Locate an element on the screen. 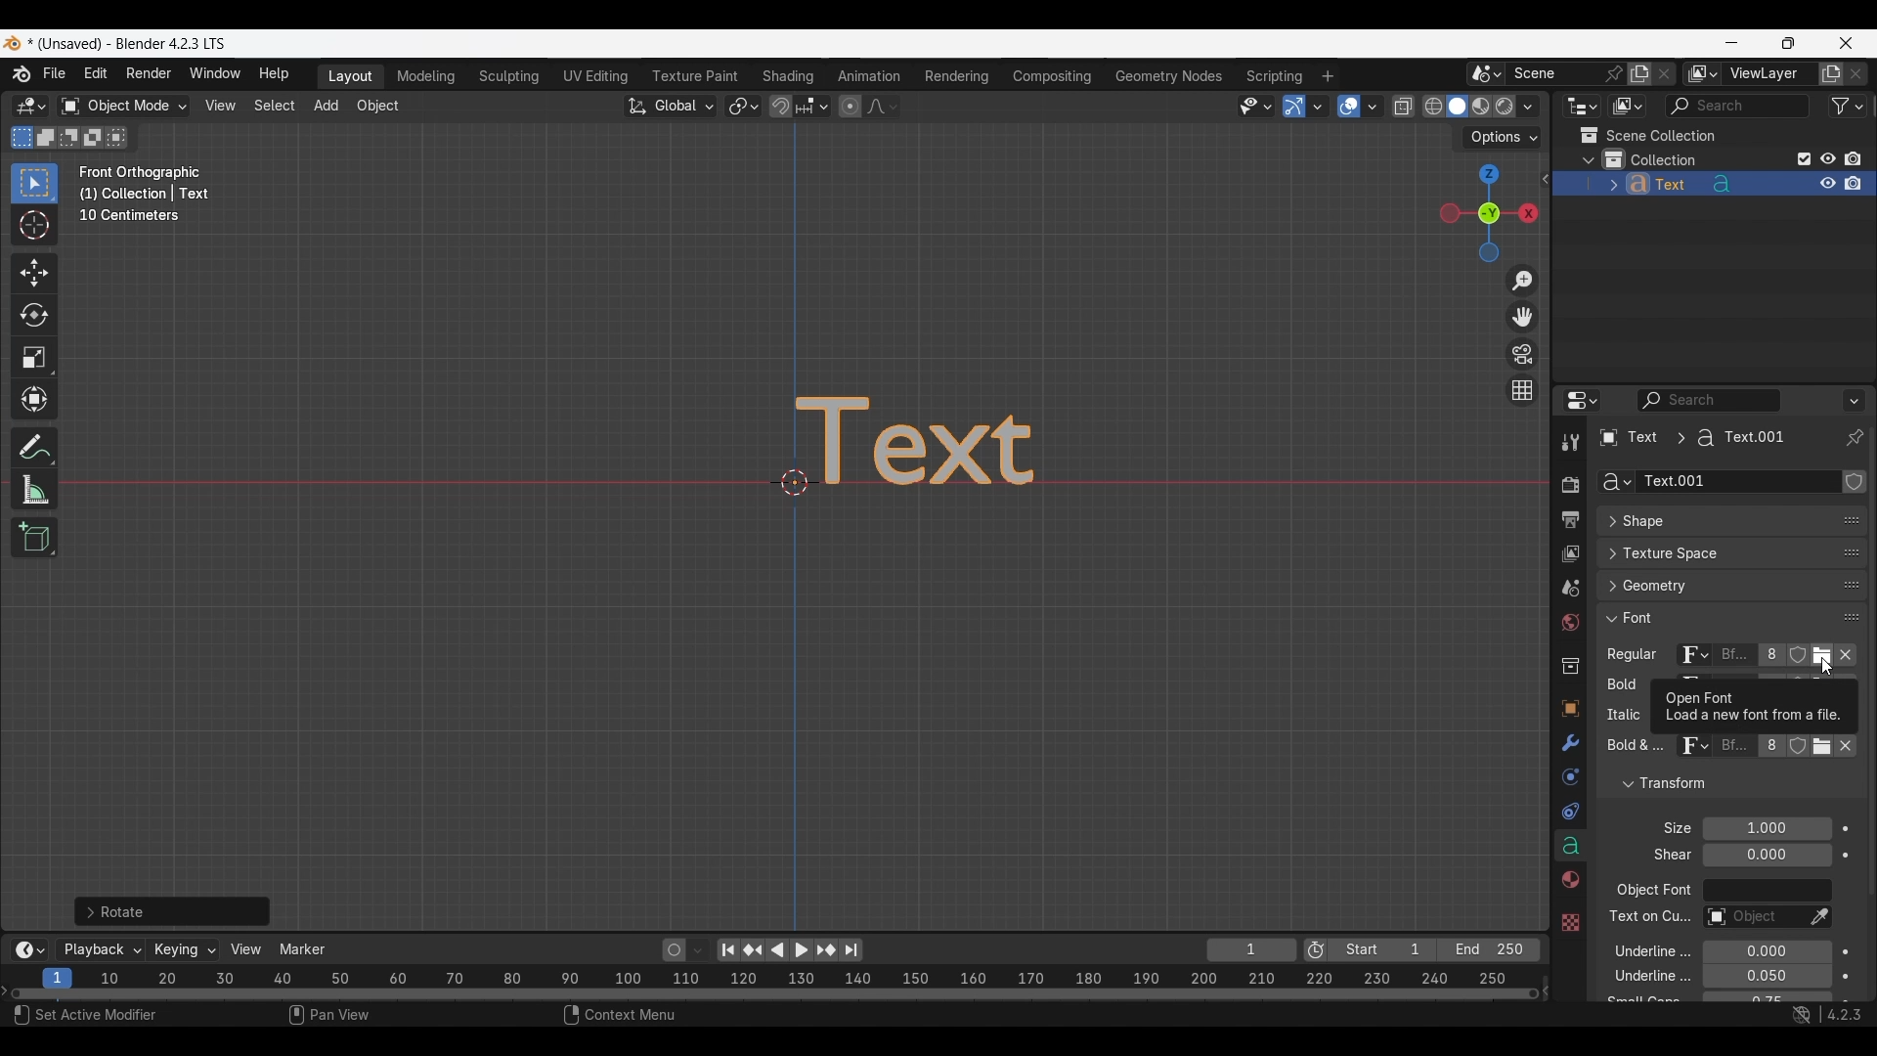  Add view layer is located at coordinates (1831, 74).